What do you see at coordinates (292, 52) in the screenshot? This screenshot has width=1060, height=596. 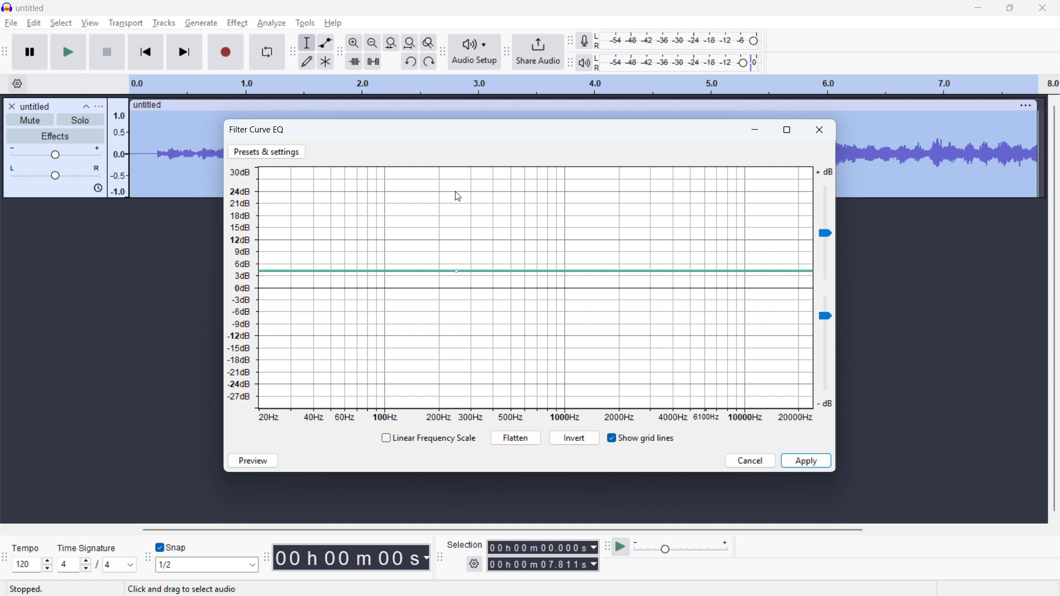 I see `Tools toolbar ` at bounding box center [292, 52].